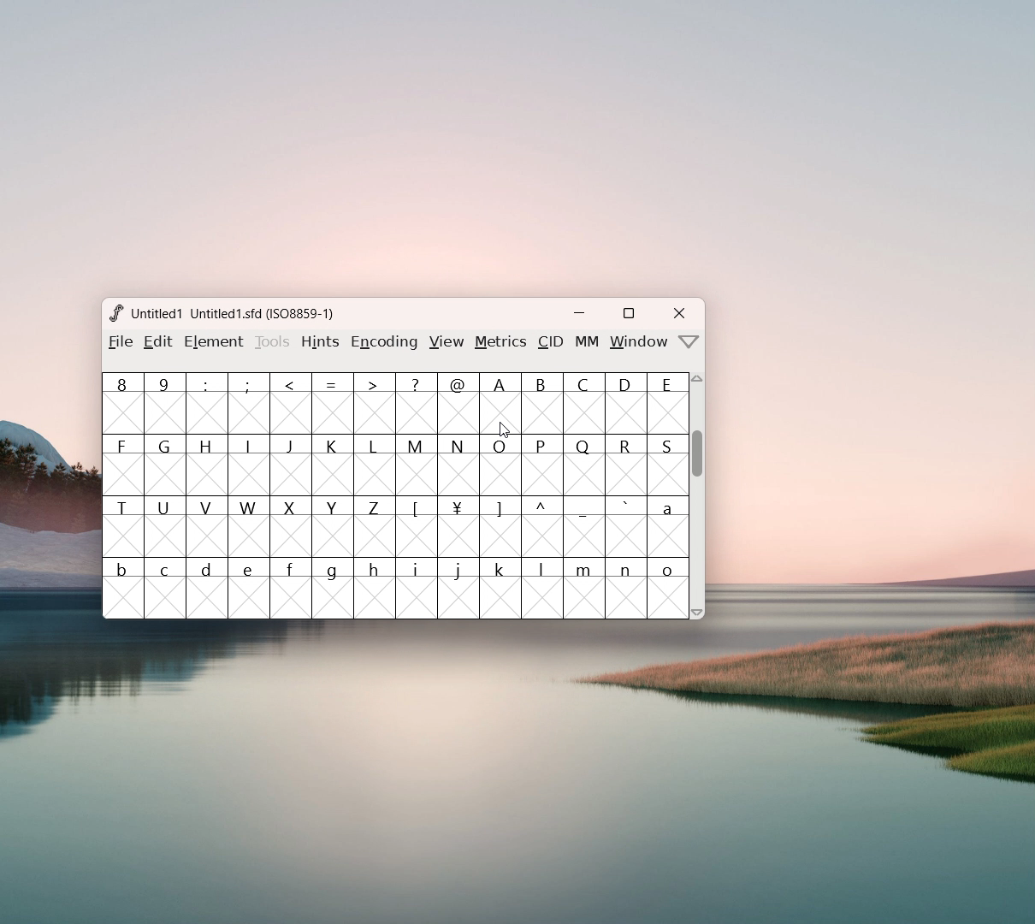 Image resolution: width=1035 pixels, height=924 pixels. Describe the element at coordinates (215, 343) in the screenshot. I see `element` at that location.